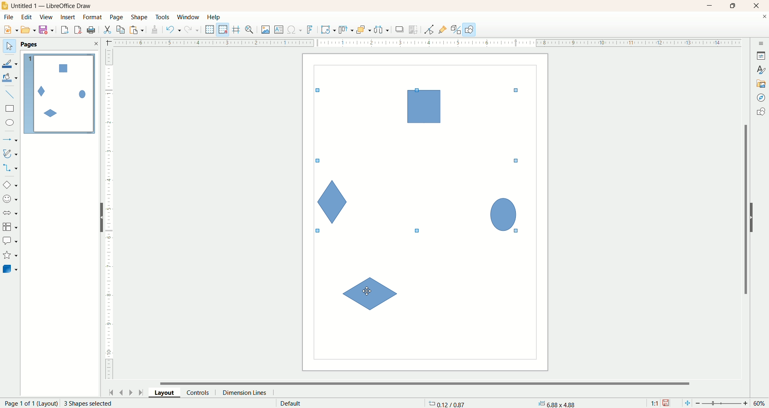  Describe the element at coordinates (764, 18) in the screenshot. I see `close` at that location.